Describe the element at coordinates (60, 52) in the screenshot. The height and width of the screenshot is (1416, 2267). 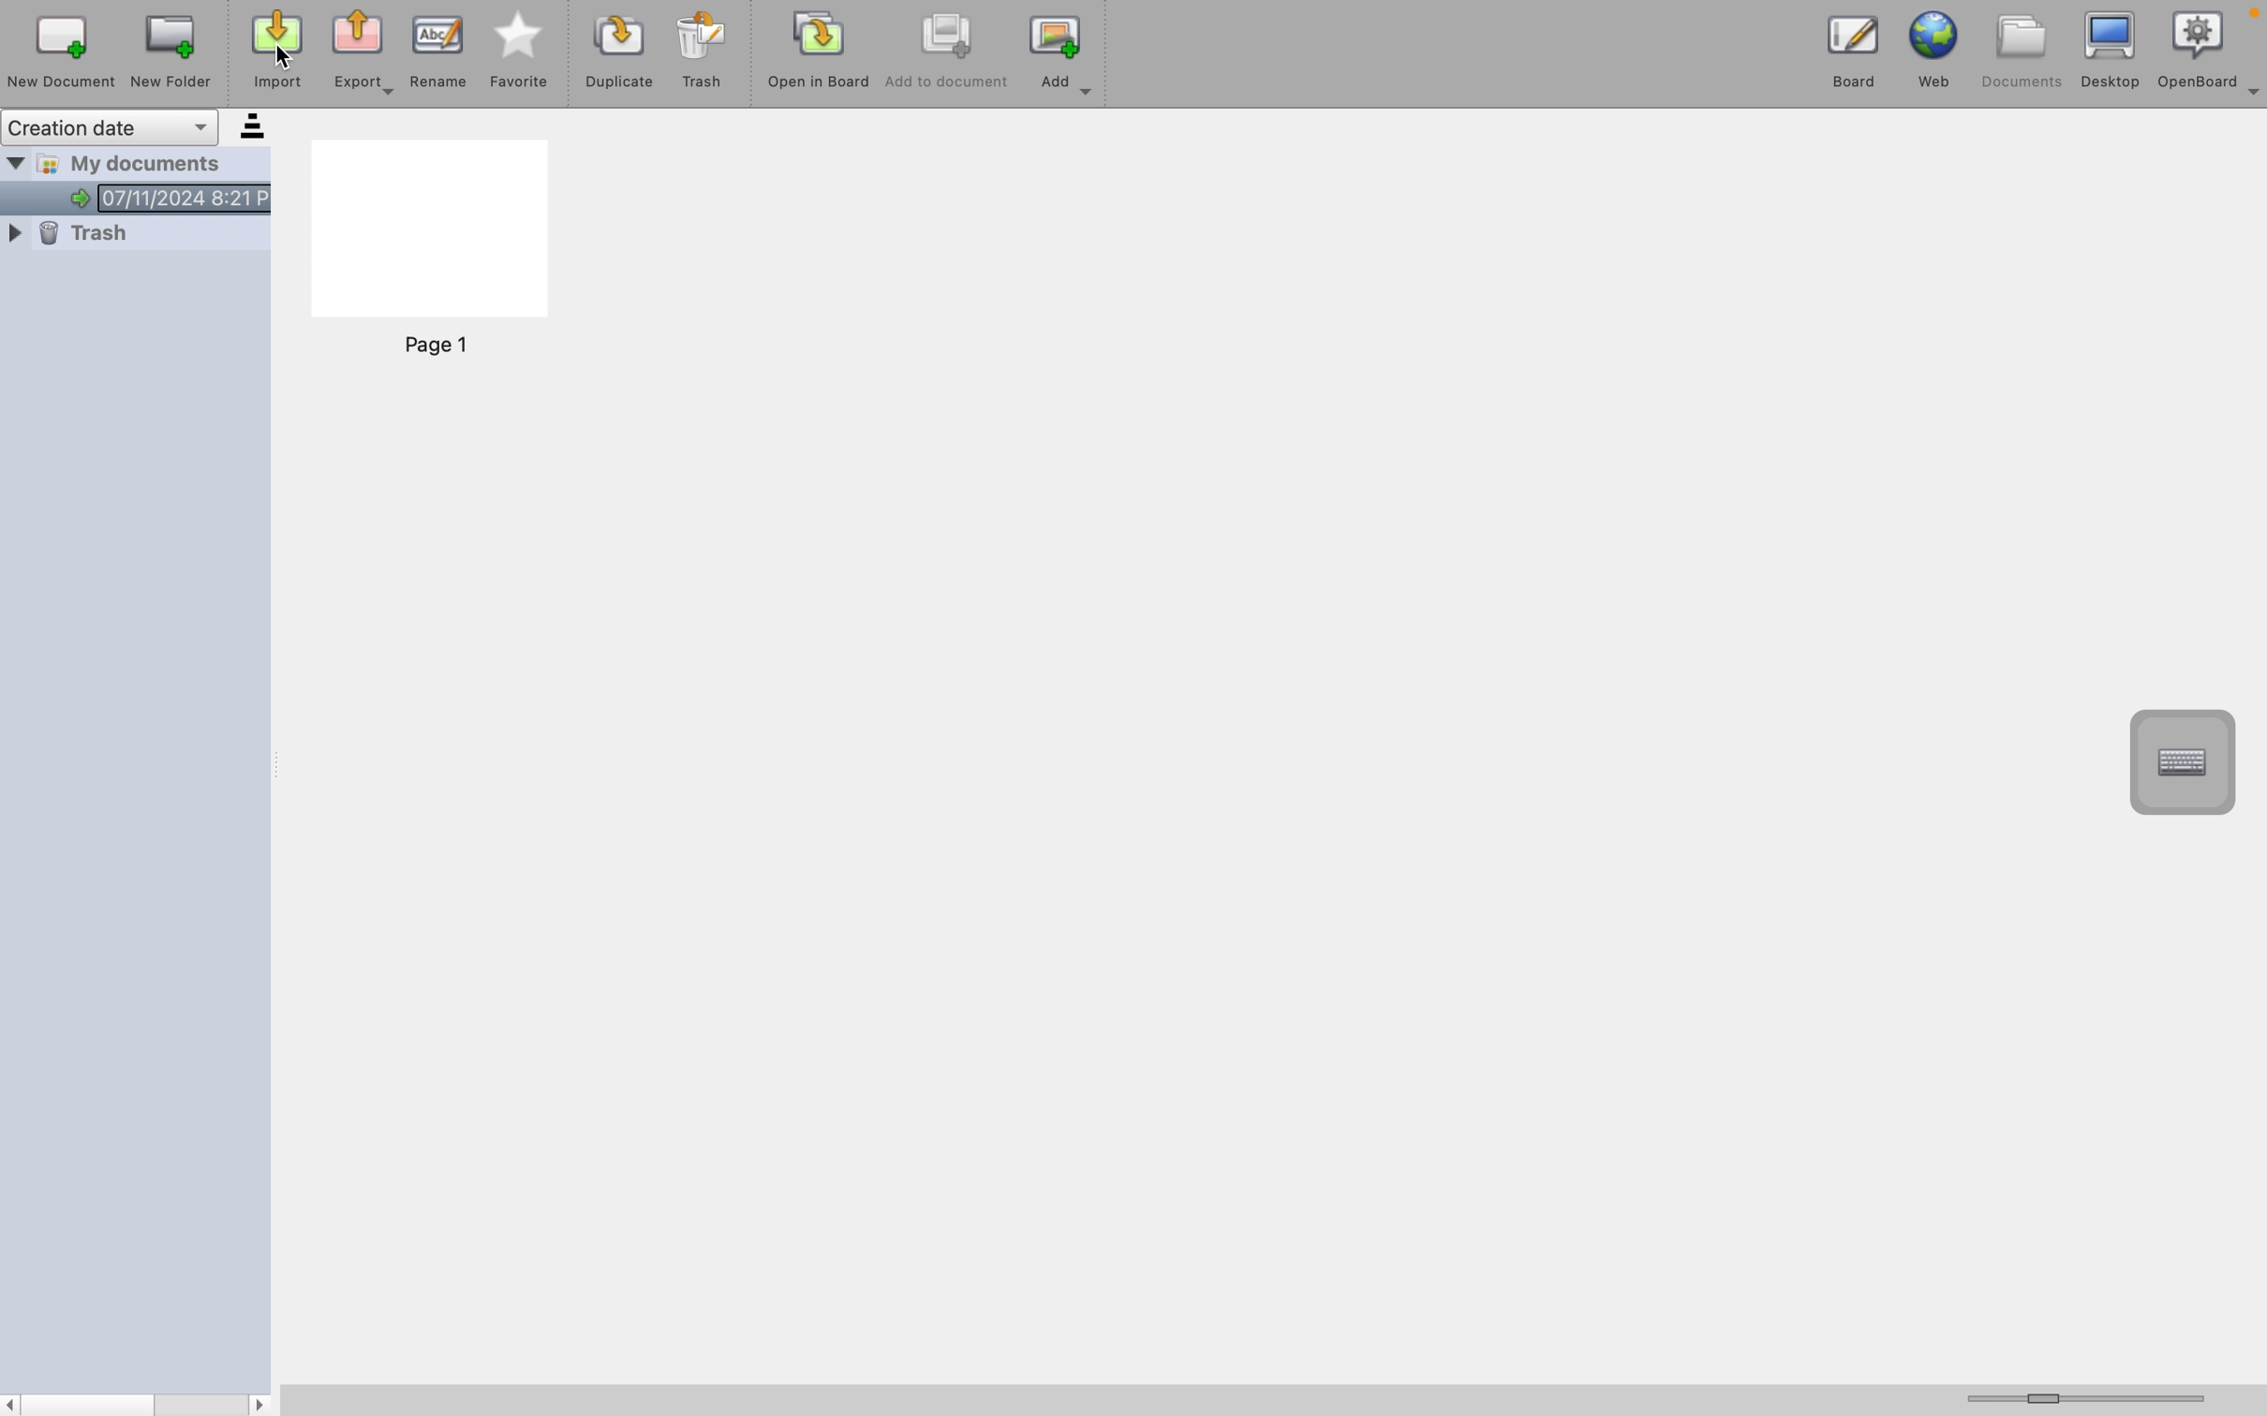
I see `new document` at that location.